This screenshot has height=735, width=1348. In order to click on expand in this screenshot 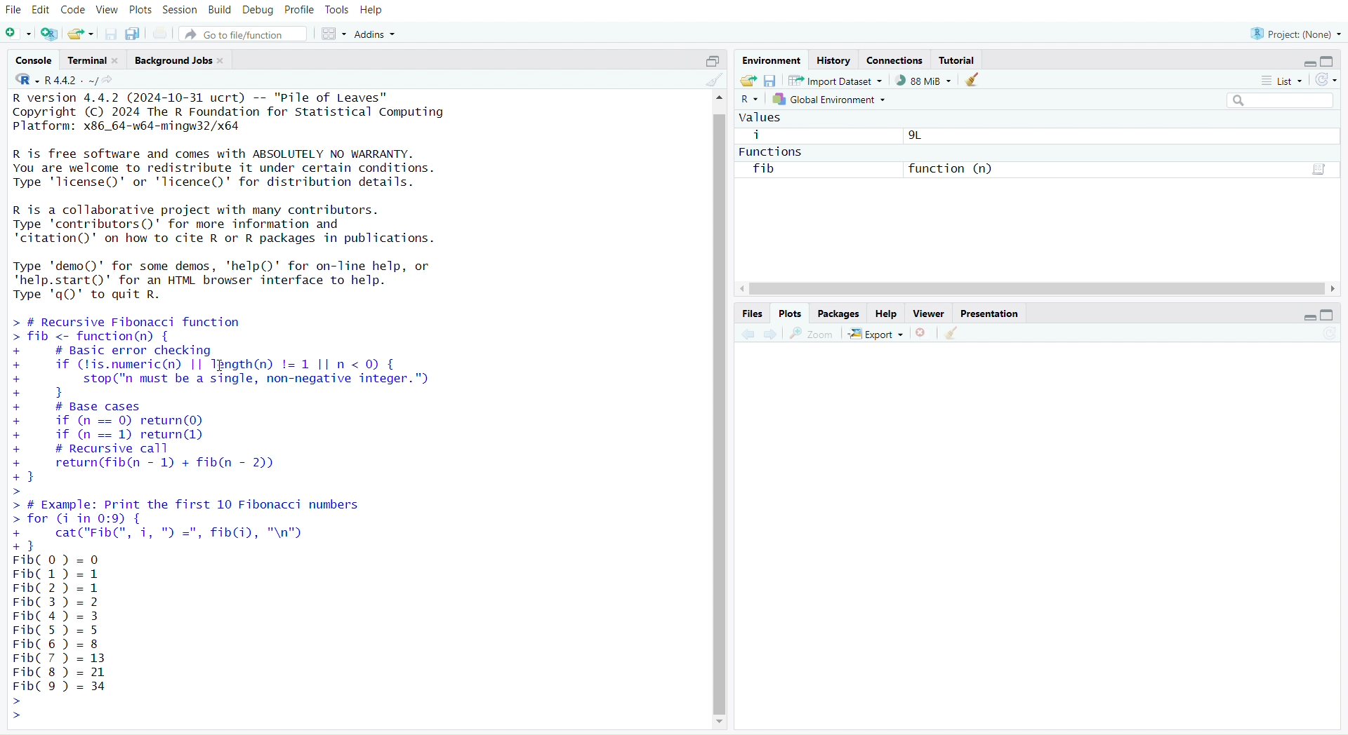, I will do `click(1304, 318)`.